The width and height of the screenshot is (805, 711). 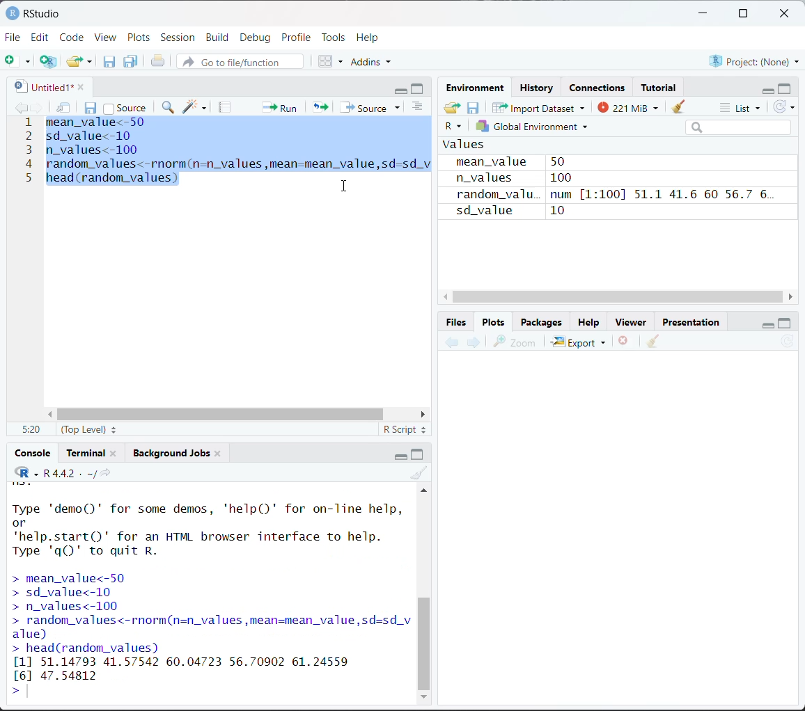 What do you see at coordinates (539, 107) in the screenshot?
I see `Import Dataset` at bounding box center [539, 107].